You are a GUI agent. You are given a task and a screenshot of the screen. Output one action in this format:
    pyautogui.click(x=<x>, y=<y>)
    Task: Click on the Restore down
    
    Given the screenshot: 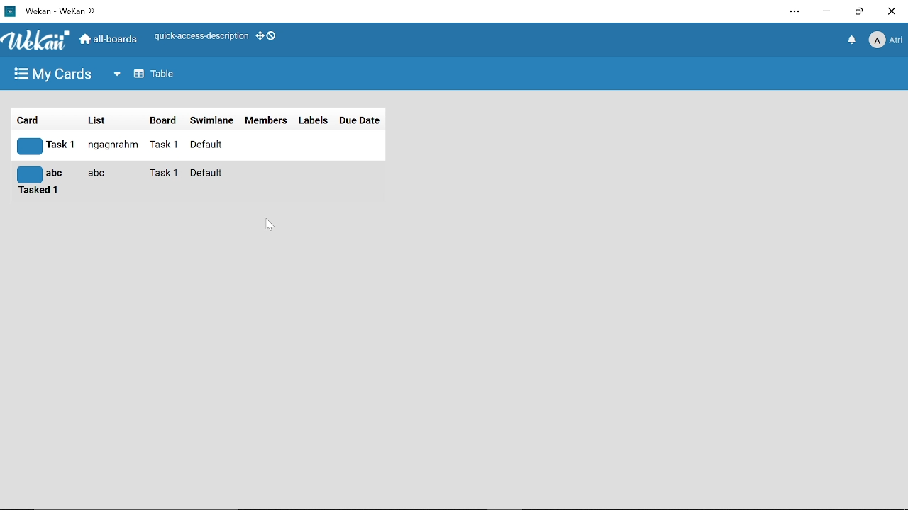 What is the action you would take?
    pyautogui.click(x=858, y=13)
    